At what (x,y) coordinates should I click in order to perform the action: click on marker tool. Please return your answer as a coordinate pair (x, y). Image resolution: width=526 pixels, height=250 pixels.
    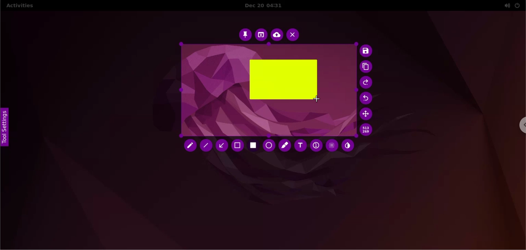
    Looking at the image, I should click on (285, 146).